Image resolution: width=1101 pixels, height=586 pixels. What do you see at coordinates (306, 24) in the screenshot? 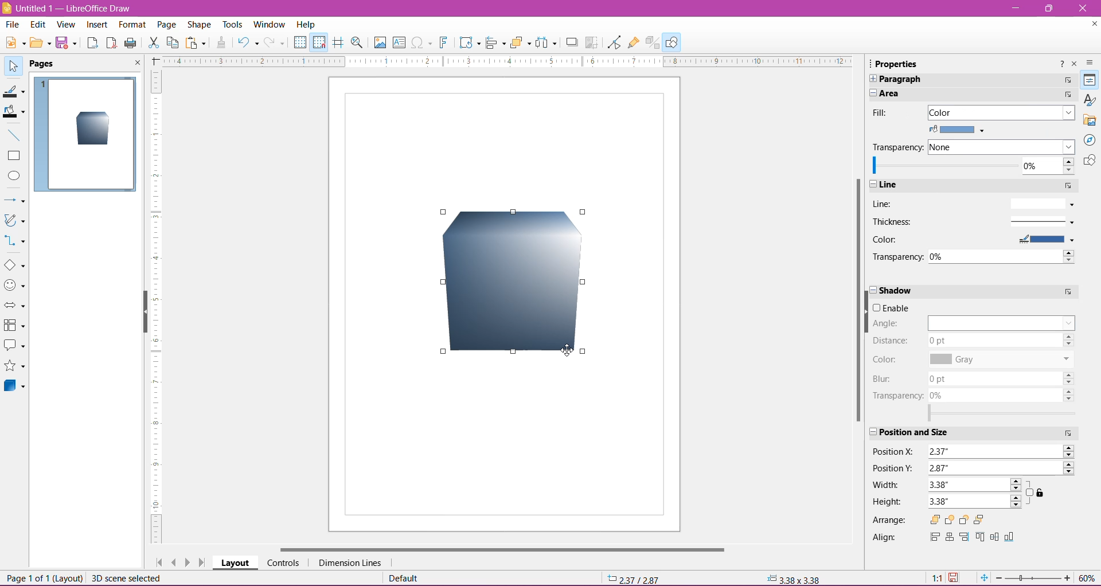
I see `Help` at bounding box center [306, 24].